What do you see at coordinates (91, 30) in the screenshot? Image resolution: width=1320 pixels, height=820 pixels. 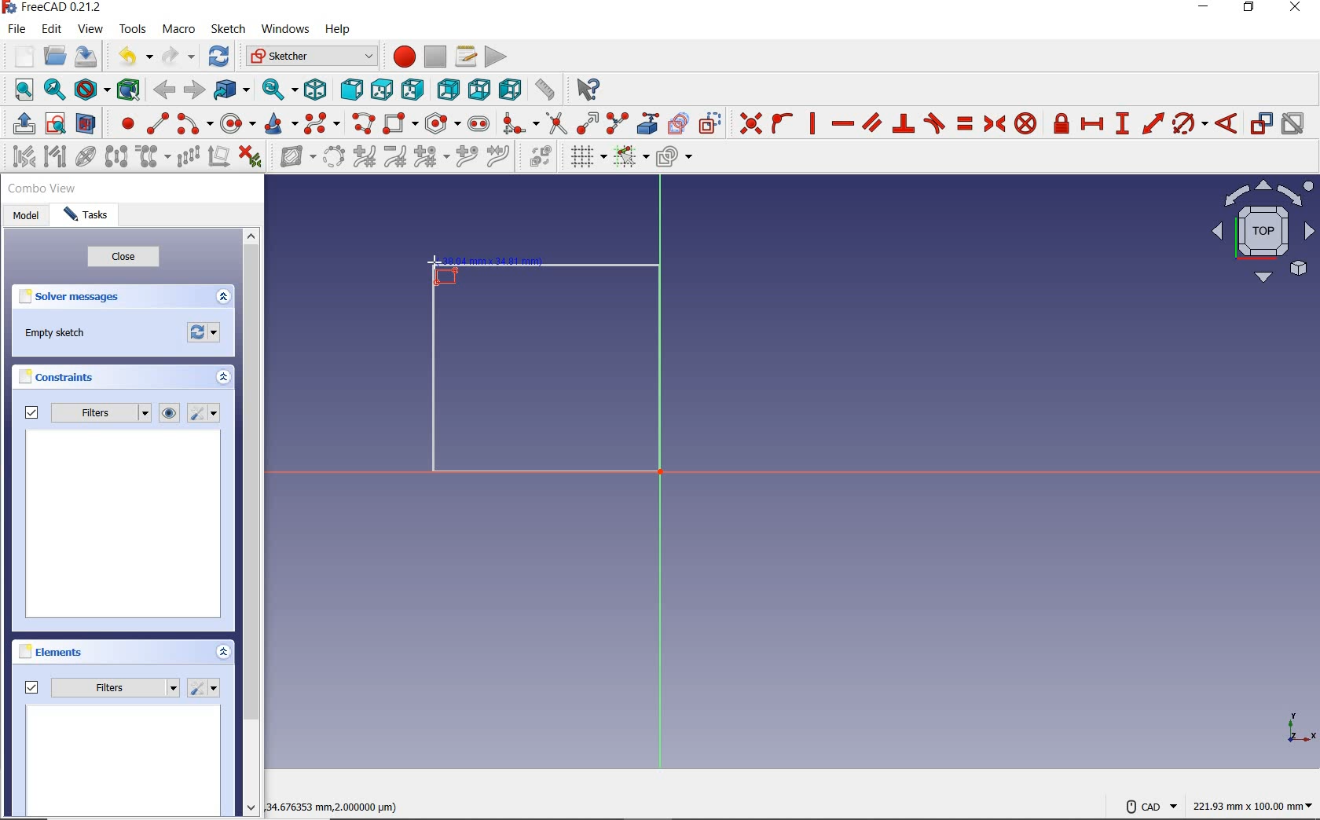 I see `view` at bounding box center [91, 30].